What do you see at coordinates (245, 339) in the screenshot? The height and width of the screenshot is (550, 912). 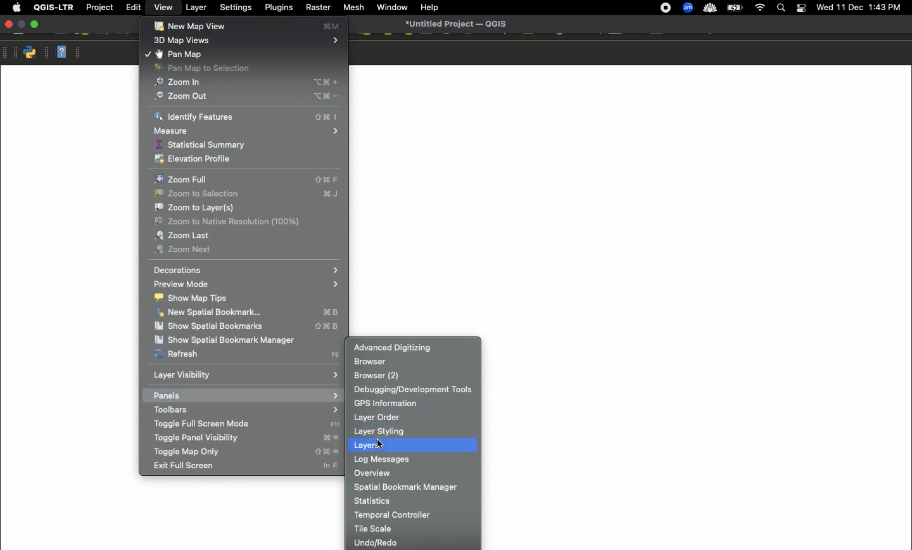 I see `Show spatial bookmark manager ` at bounding box center [245, 339].